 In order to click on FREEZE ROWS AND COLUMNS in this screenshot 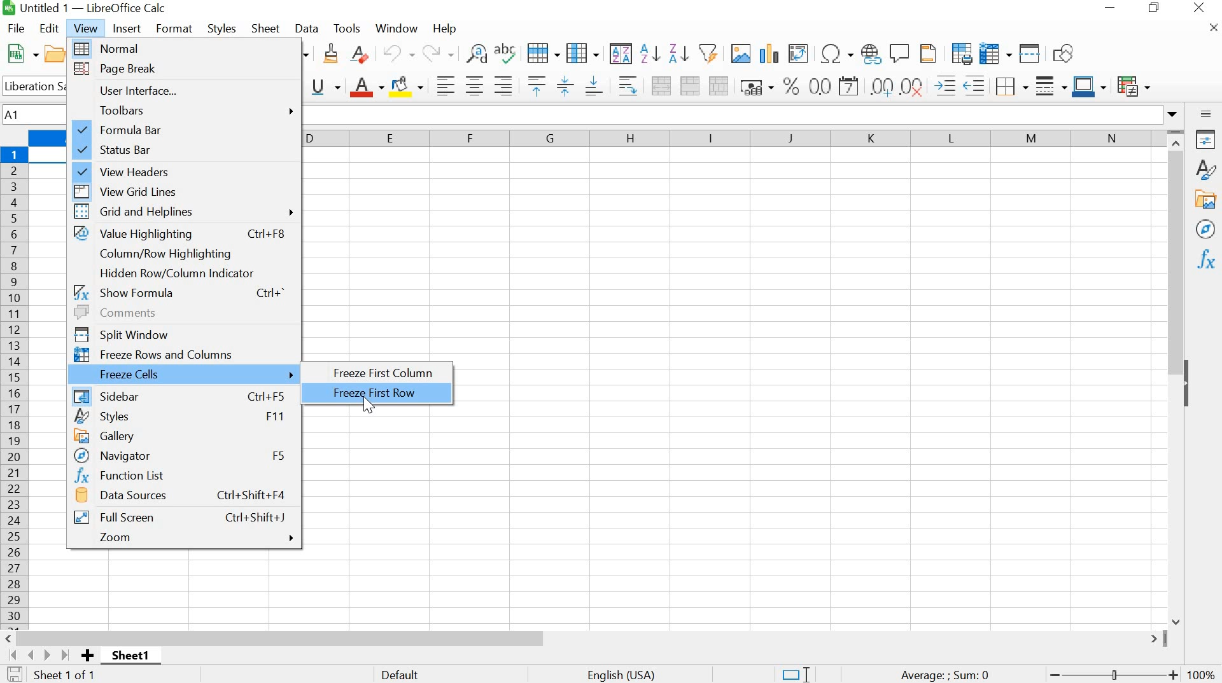, I will do `click(994, 53)`.